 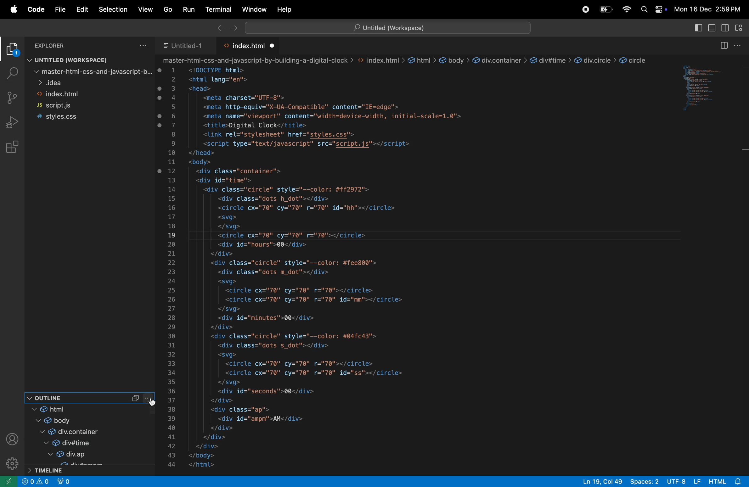 I want to click on edit, so click(x=82, y=9).